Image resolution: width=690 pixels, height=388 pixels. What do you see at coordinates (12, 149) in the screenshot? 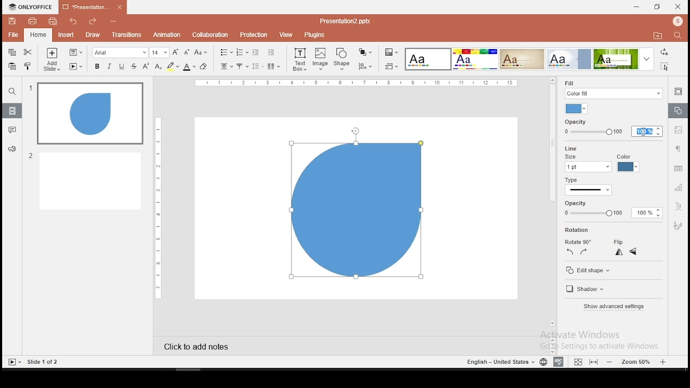
I see `support and feedback` at bounding box center [12, 149].